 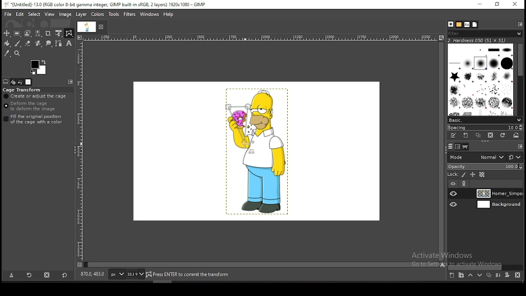 I want to click on fill the original position of the cage with a color, so click(x=35, y=119).